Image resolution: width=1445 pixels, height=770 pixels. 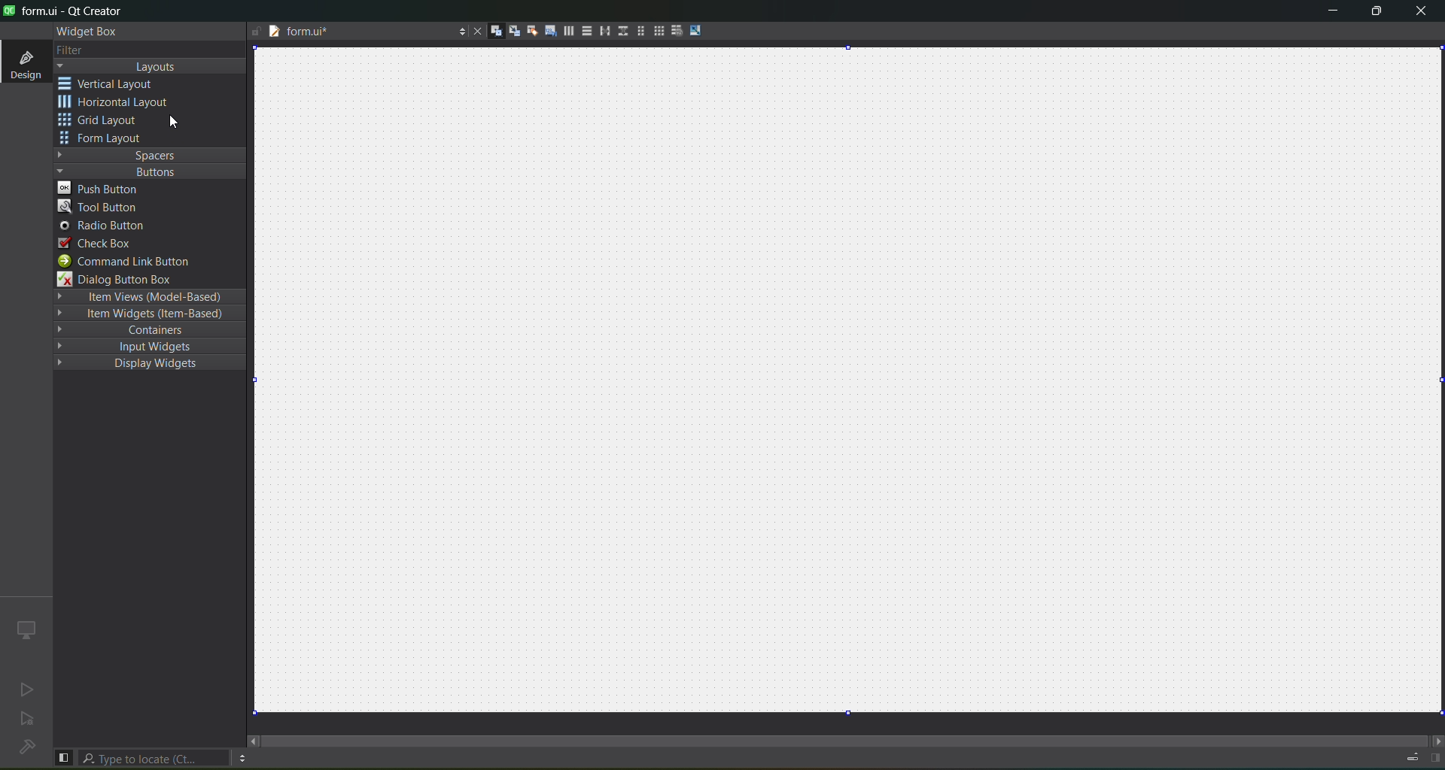 What do you see at coordinates (118, 104) in the screenshot?
I see `horizontal layout` at bounding box center [118, 104].